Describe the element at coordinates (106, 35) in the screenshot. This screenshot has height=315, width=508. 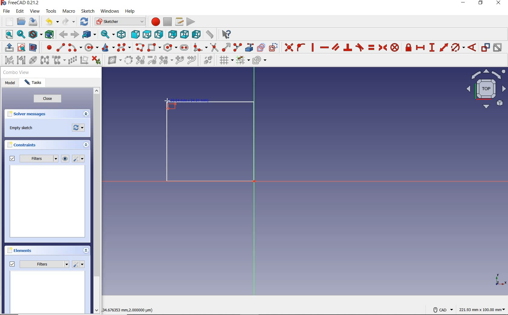
I see `sync view` at that location.